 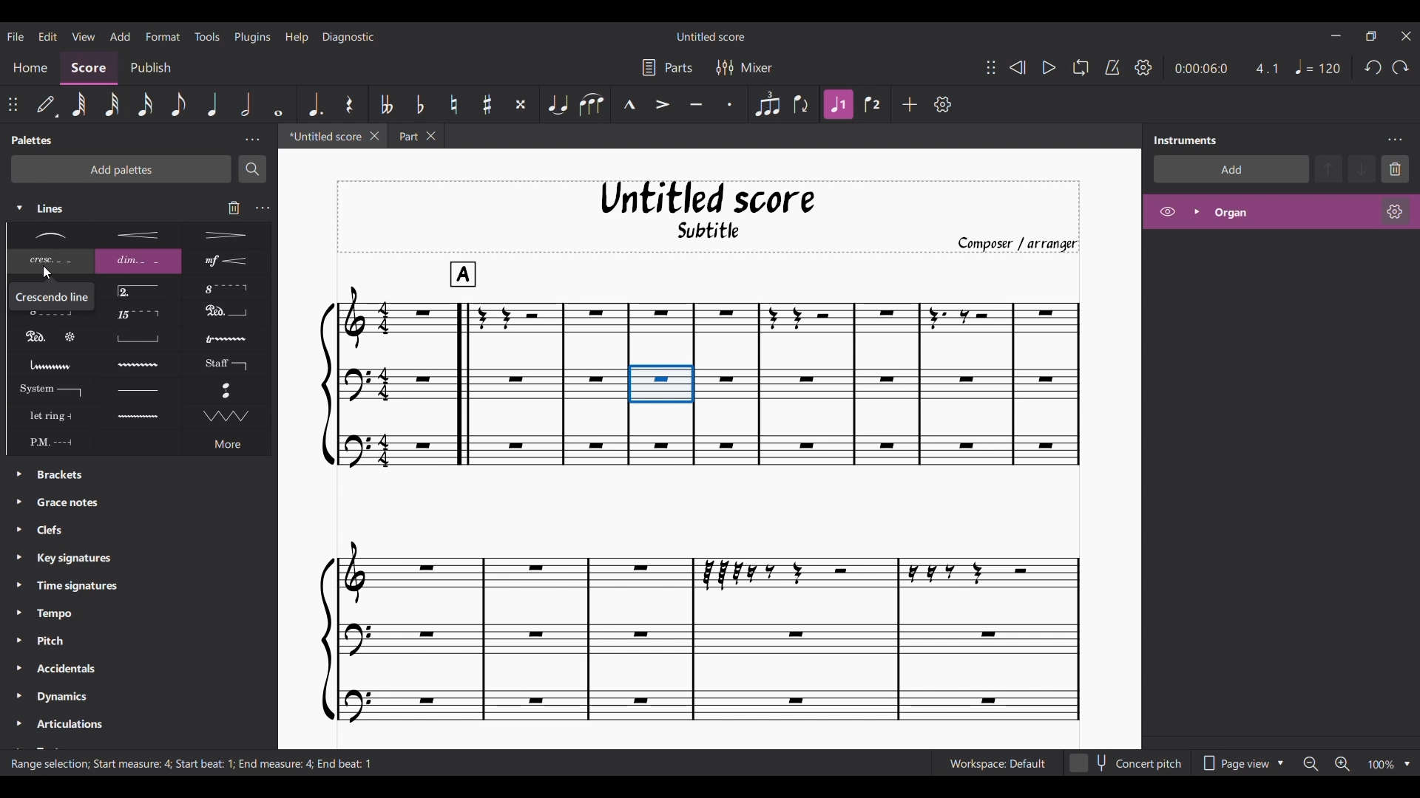 What do you see at coordinates (146, 105) in the screenshot?
I see `16th note` at bounding box center [146, 105].